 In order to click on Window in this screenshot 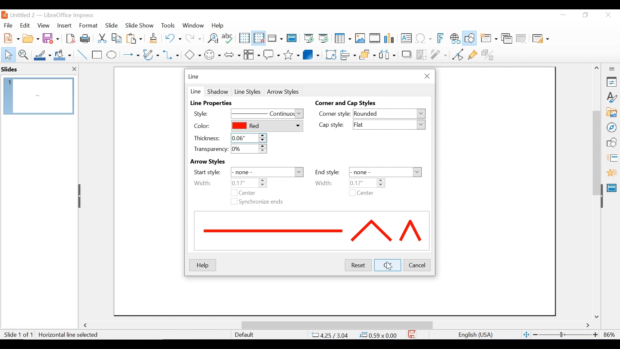, I will do `click(193, 25)`.